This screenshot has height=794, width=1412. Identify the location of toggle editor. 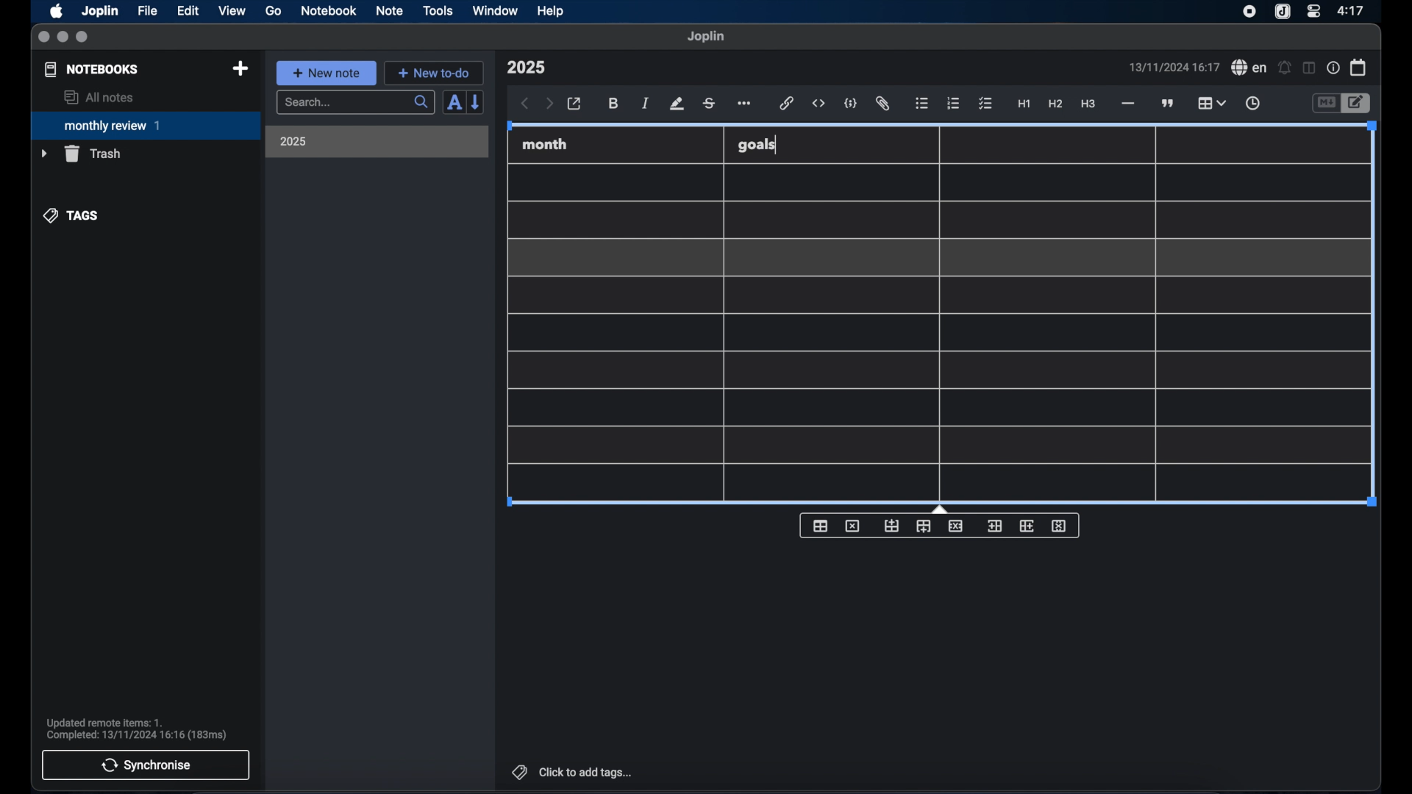
(1325, 104).